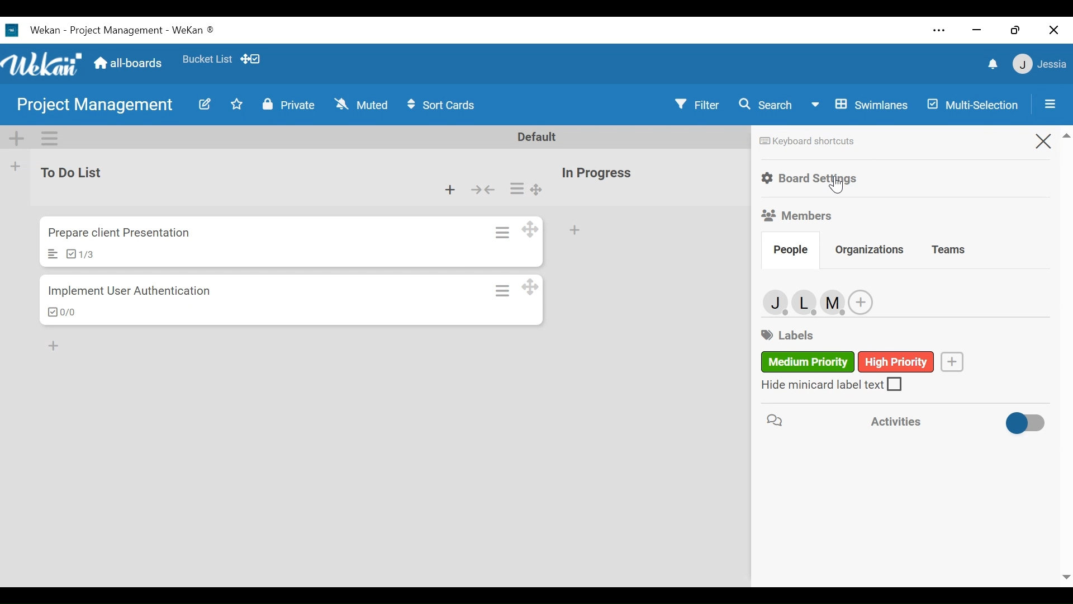  What do you see at coordinates (870, 251) in the screenshot?
I see `Organizations` at bounding box center [870, 251].